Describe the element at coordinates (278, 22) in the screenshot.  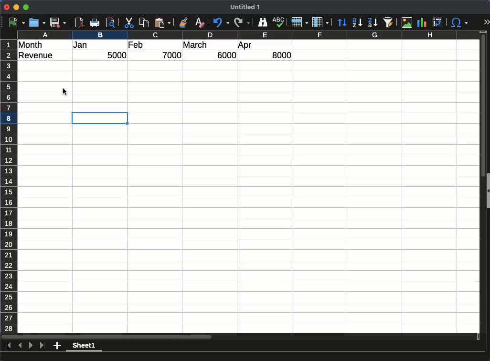
I see `sketch` at that location.